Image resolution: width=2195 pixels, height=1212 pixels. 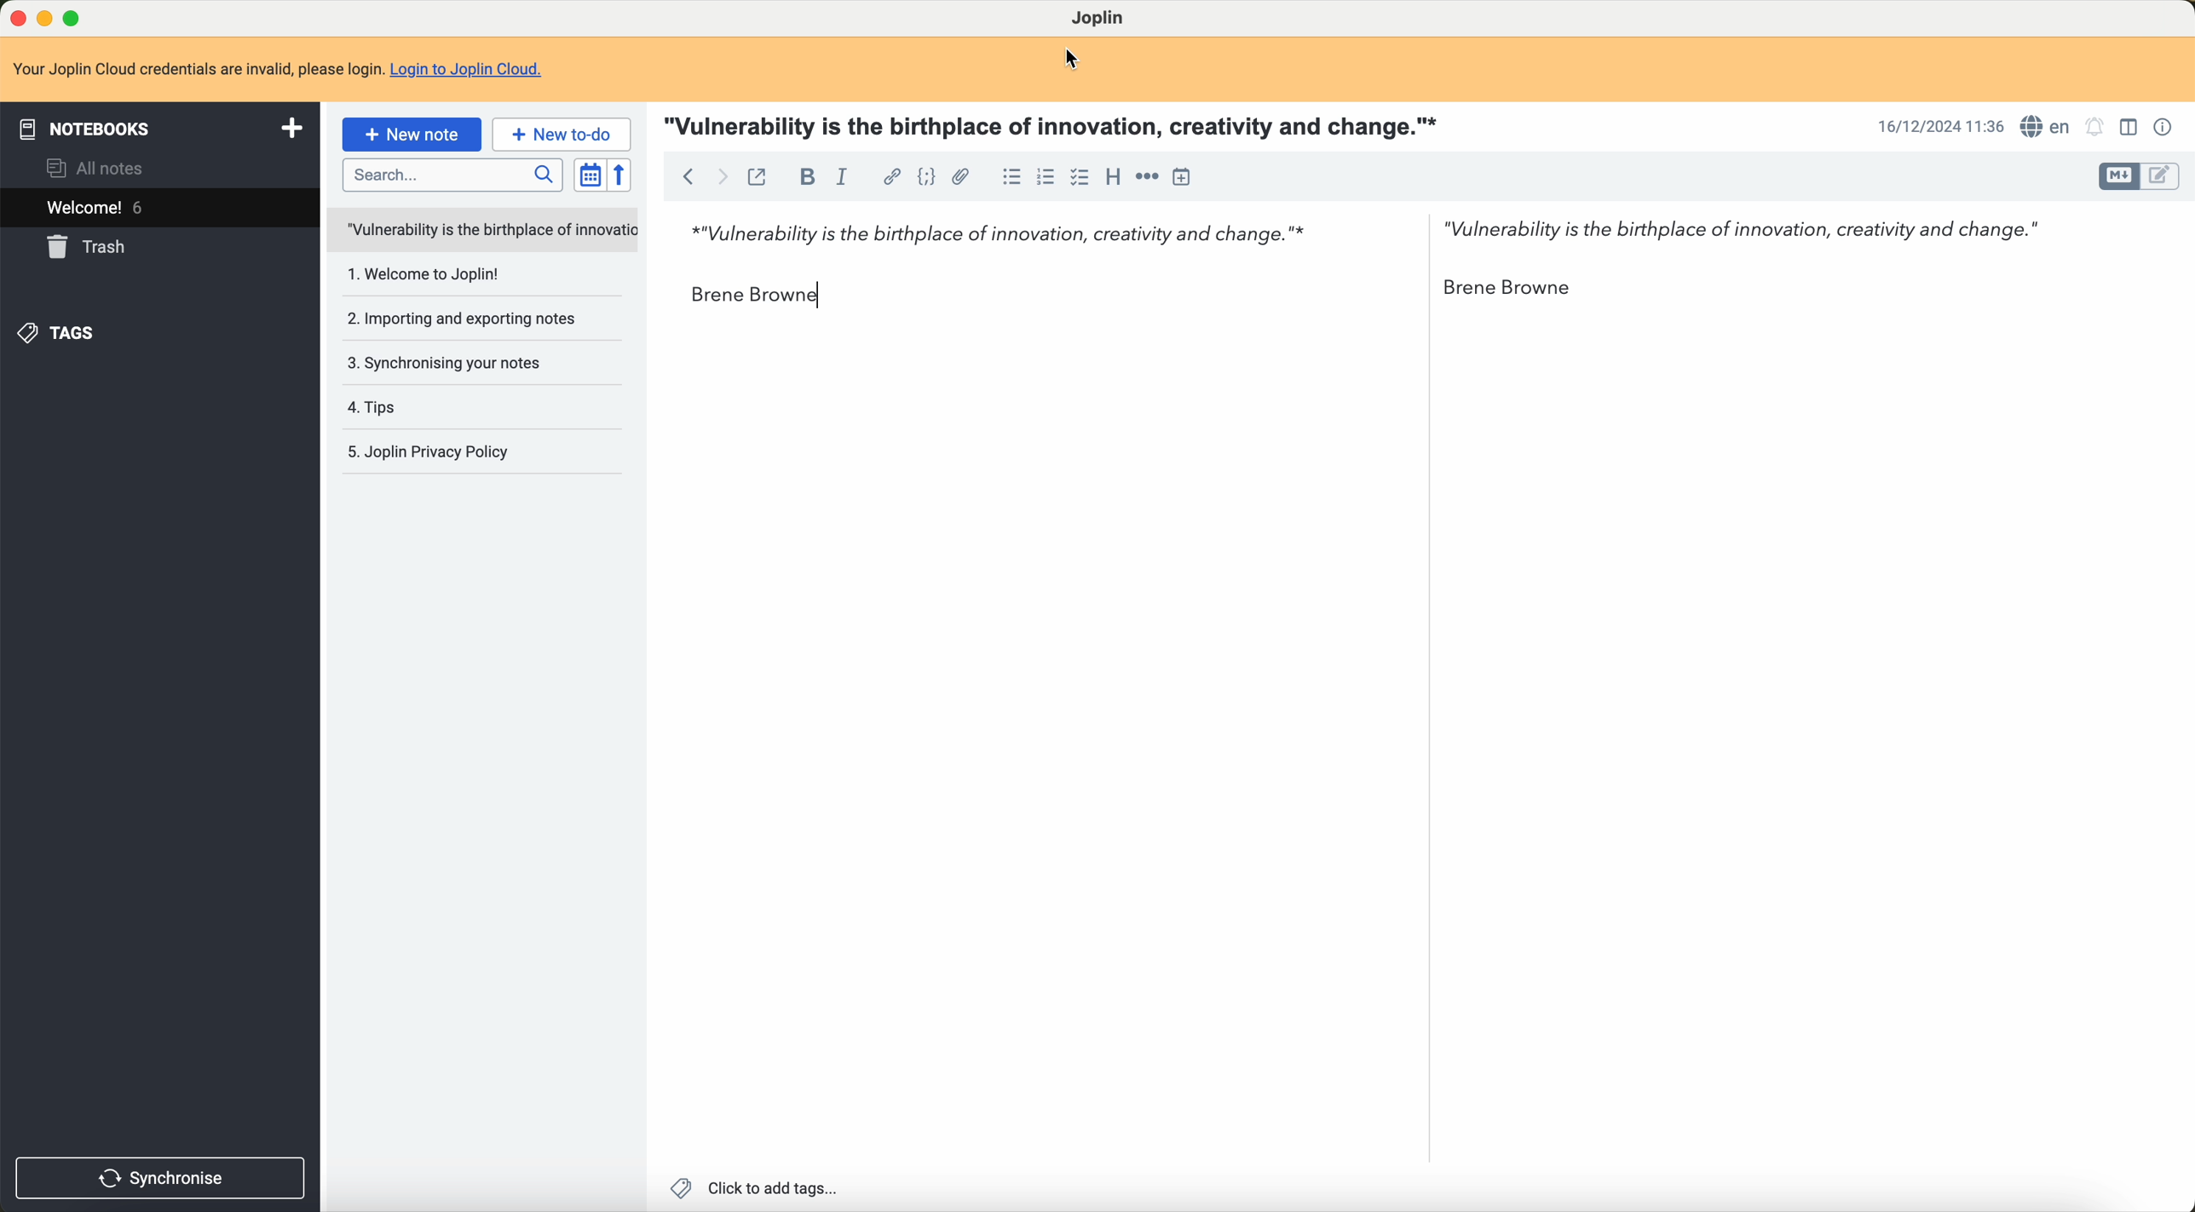 I want to click on checkbox, so click(x=1080, y=178).